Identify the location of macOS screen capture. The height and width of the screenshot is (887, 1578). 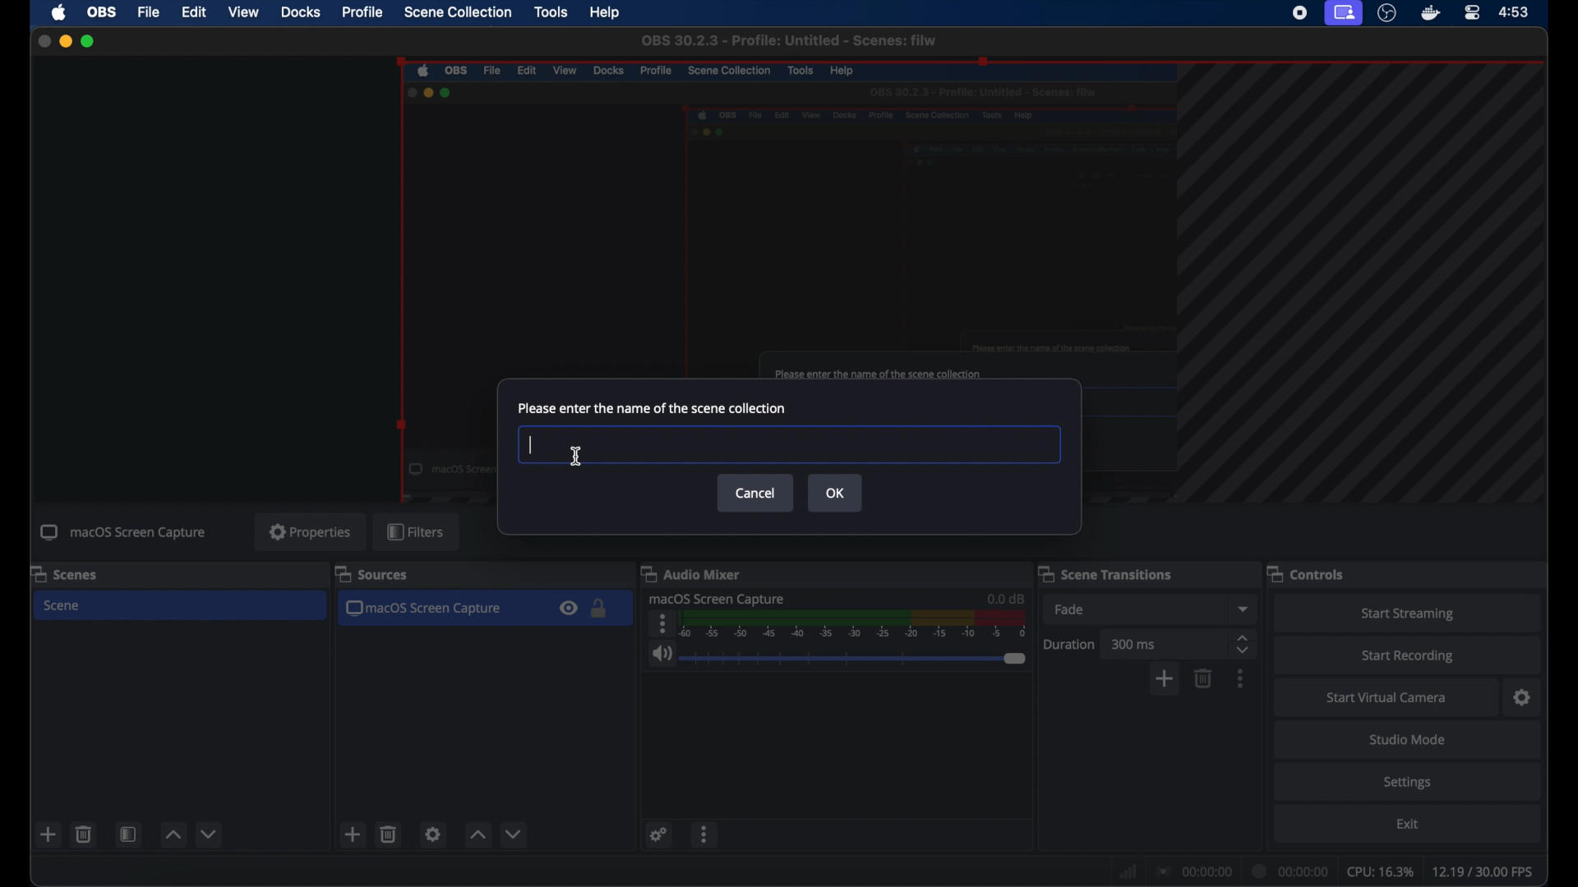
(123, 533).